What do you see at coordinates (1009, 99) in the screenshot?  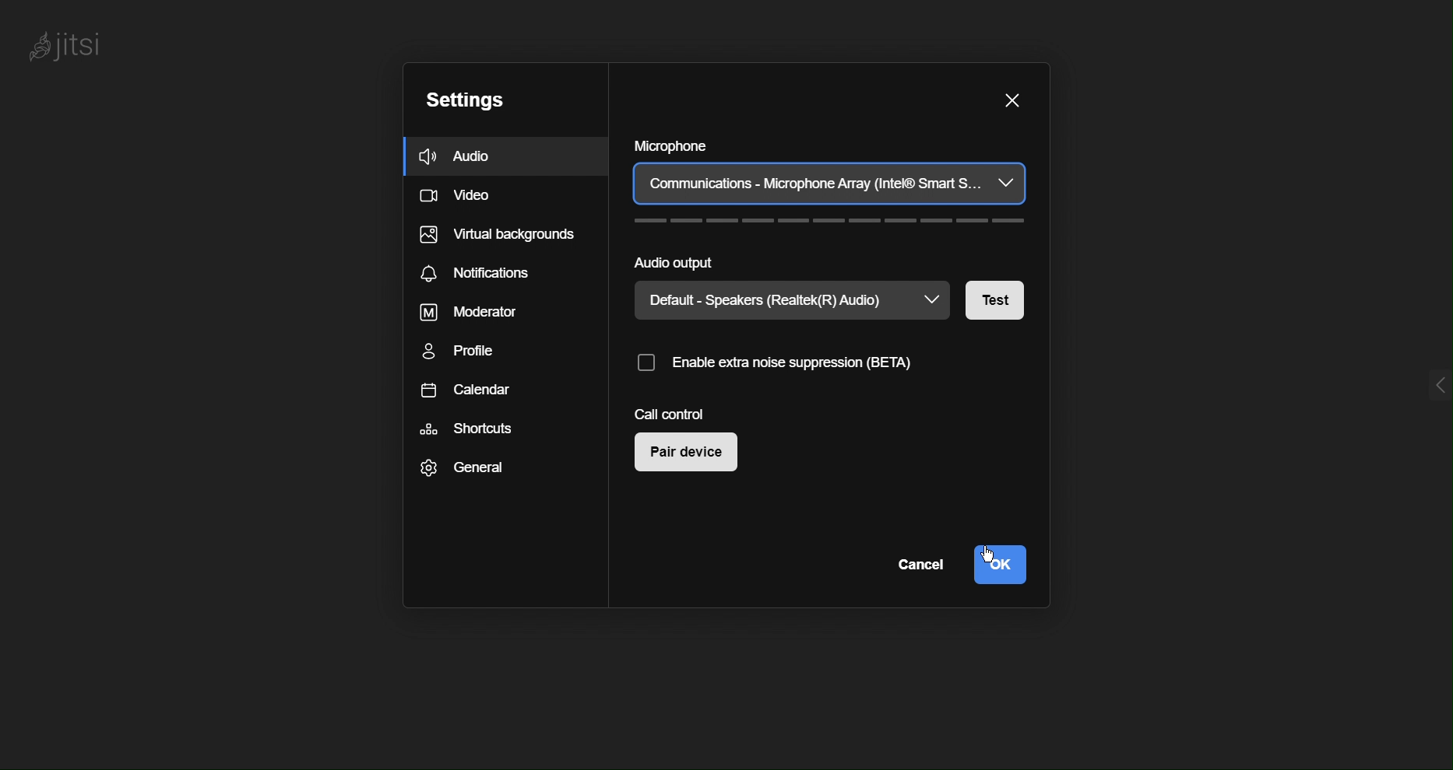 I see `Close` at bounding box center [1009, 99].